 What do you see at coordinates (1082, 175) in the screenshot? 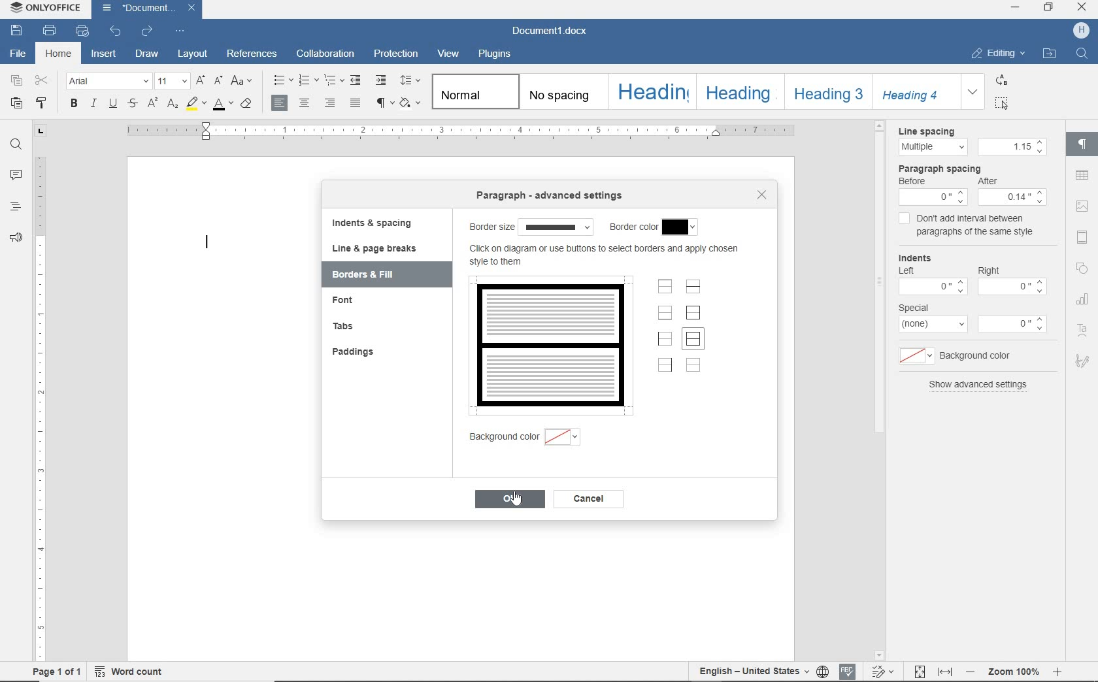
I see `tables` at bounding box center [1082, 175].